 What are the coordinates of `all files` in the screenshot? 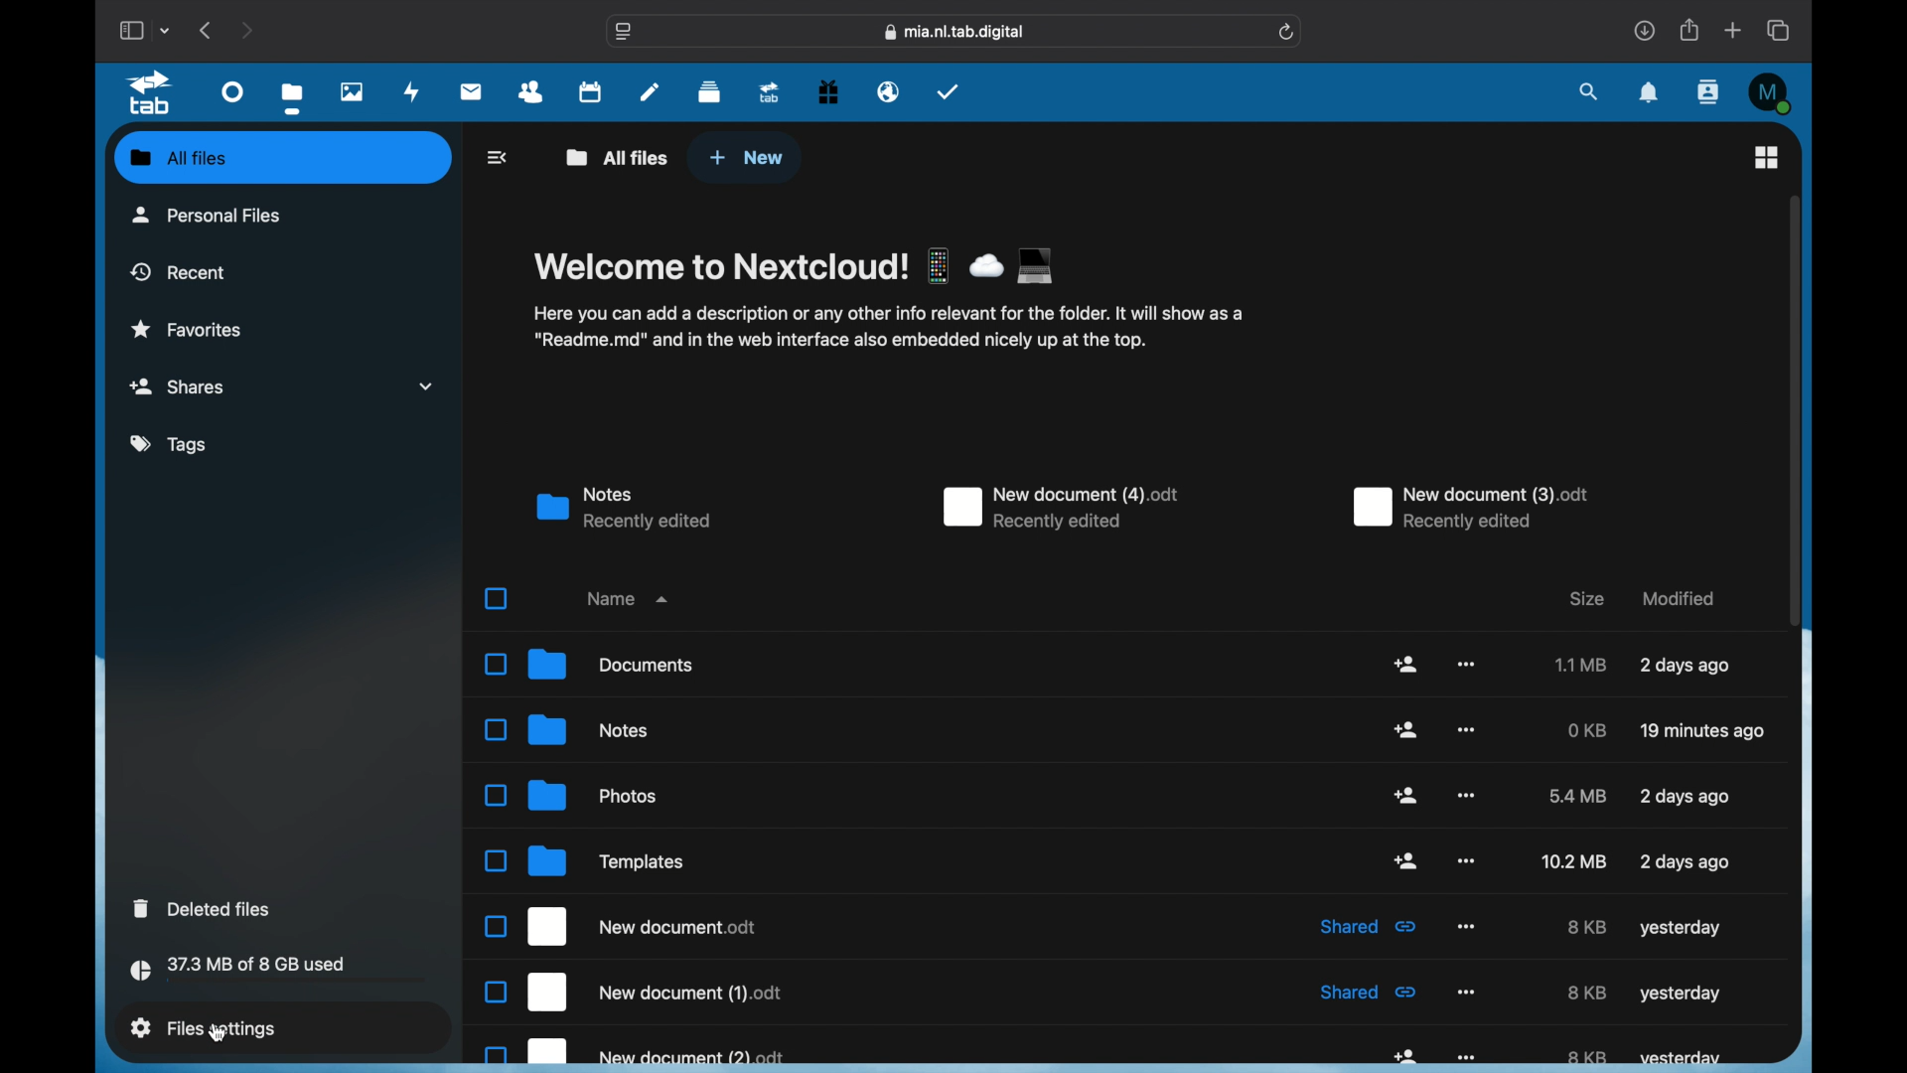 It's located at (618, 158).